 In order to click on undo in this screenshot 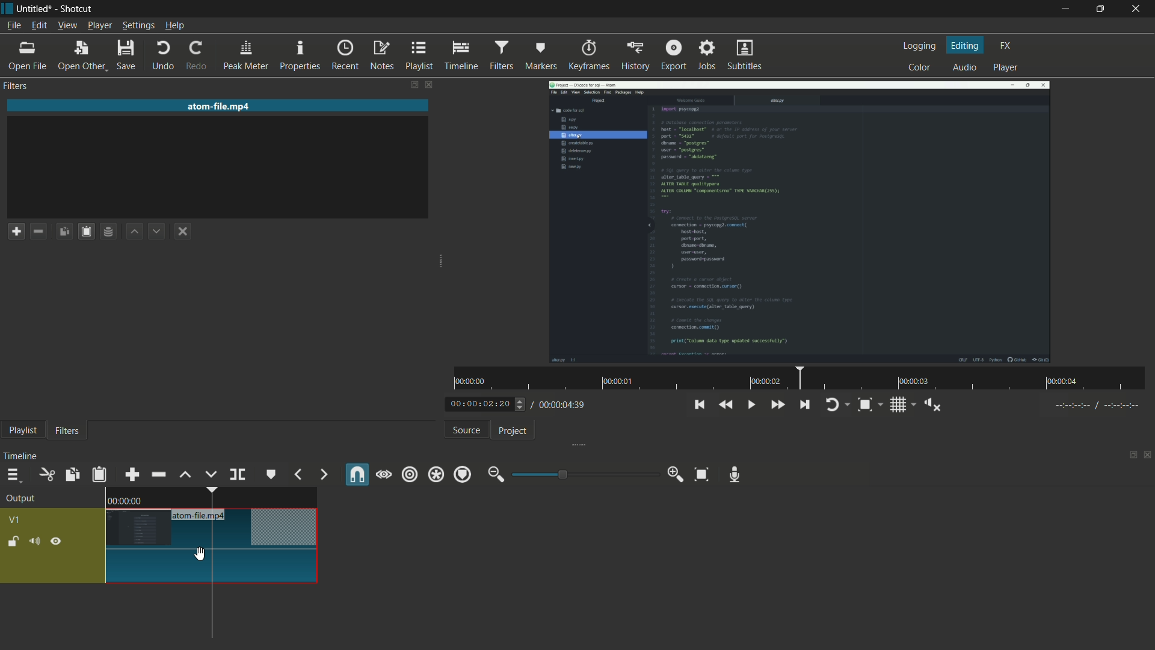, I will do `click(164, 56)`.